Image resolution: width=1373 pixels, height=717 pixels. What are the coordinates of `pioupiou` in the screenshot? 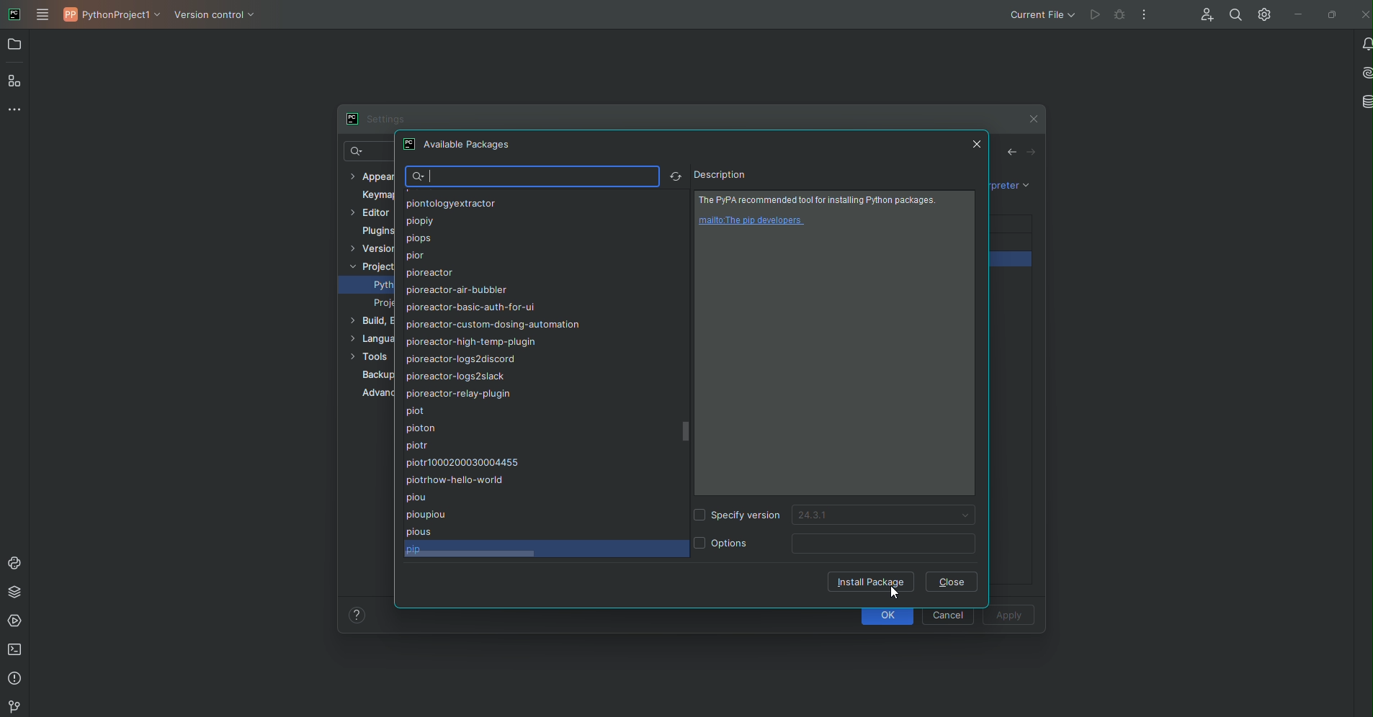 It's located at (426, 513).